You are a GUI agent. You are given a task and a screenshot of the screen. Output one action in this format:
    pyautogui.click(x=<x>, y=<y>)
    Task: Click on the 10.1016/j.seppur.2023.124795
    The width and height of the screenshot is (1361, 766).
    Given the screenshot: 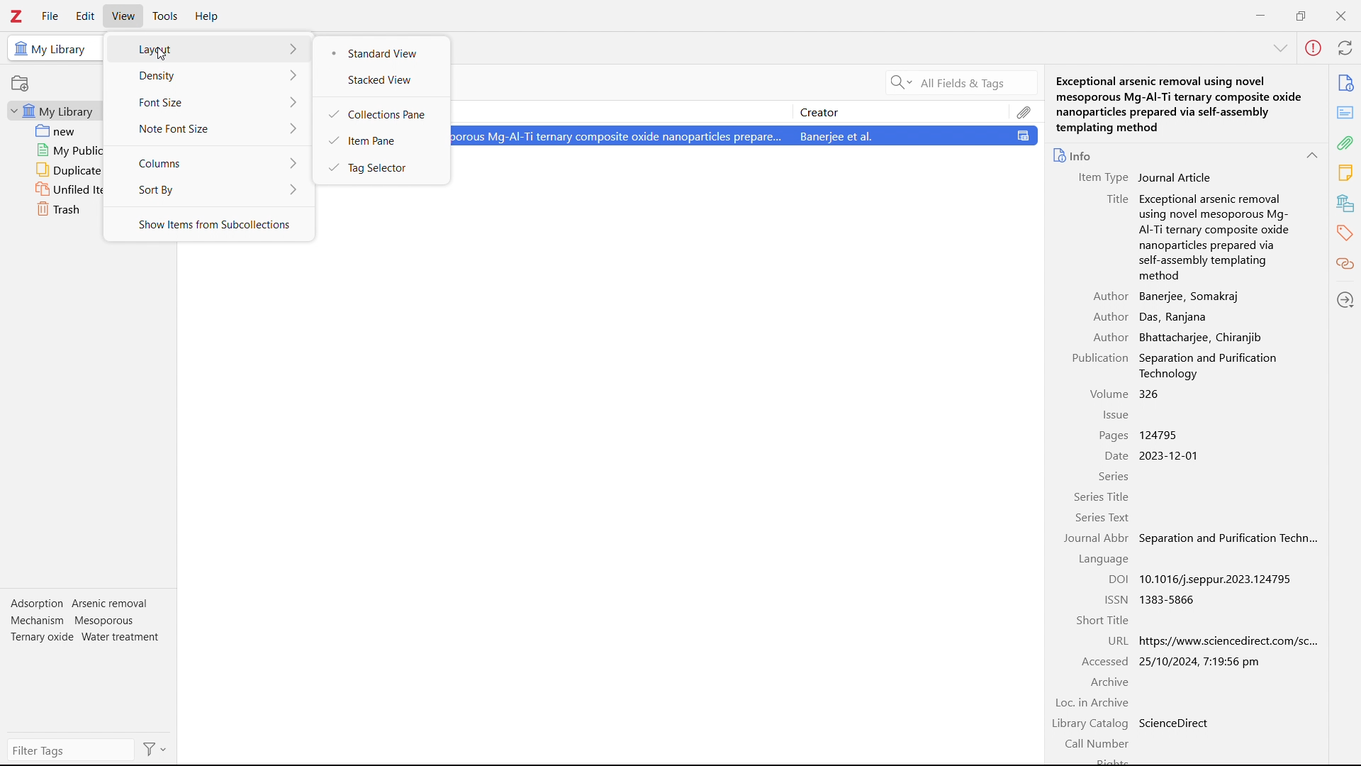 What is the action you would take?
    pyautogui.click(x=1221, y=579)
    